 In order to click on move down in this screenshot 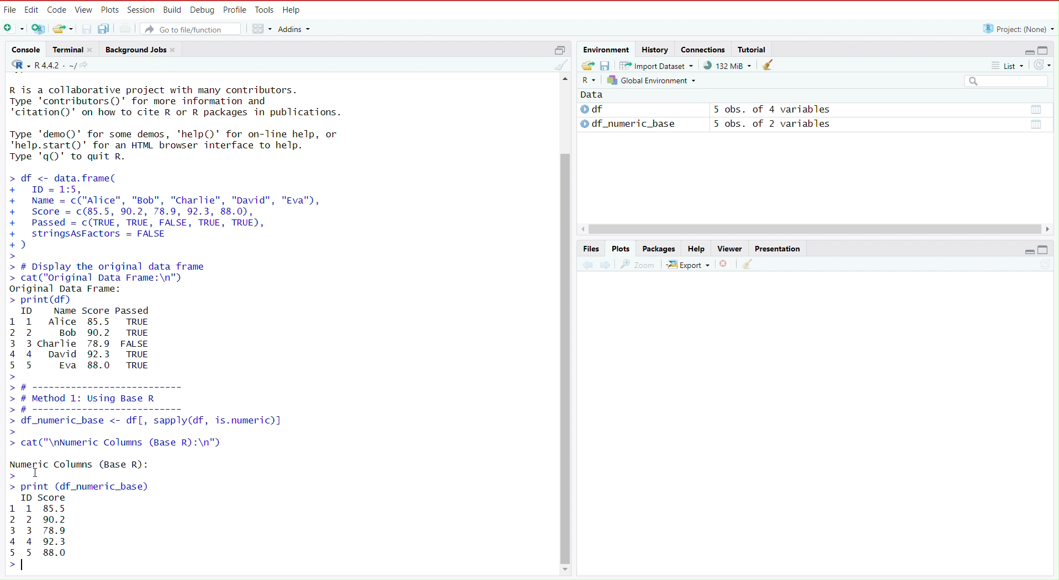, I will do `click(565, 569)`.